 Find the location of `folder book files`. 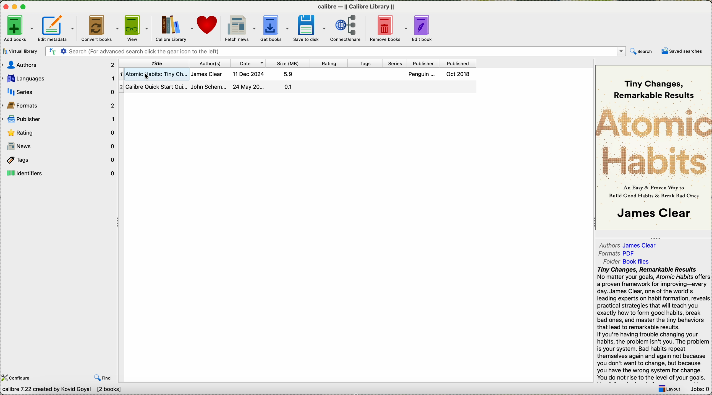

folder book files is located at coordinates (624, 261).